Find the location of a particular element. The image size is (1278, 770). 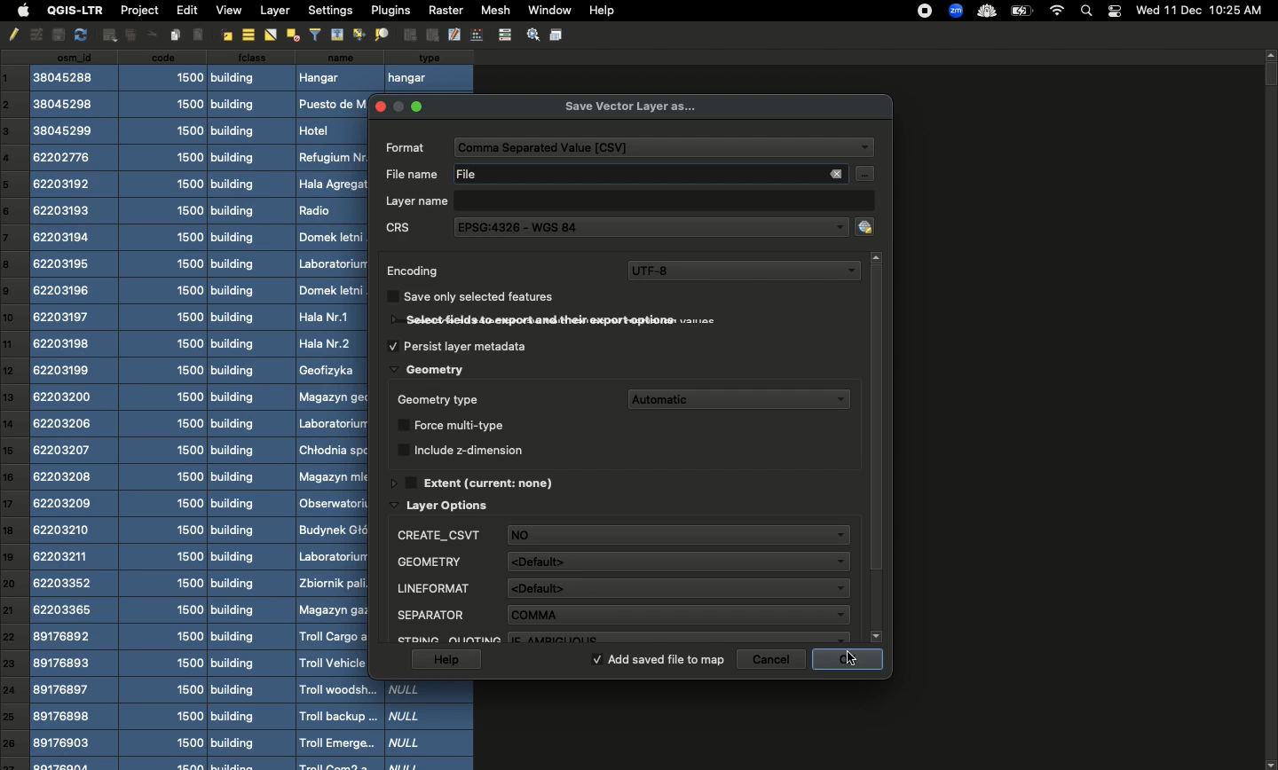

CSV is located at coordinates (667, 145).